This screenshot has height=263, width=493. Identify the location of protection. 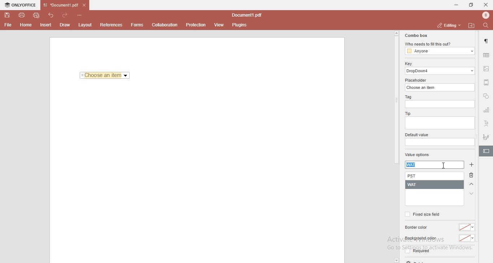
(196, 25).